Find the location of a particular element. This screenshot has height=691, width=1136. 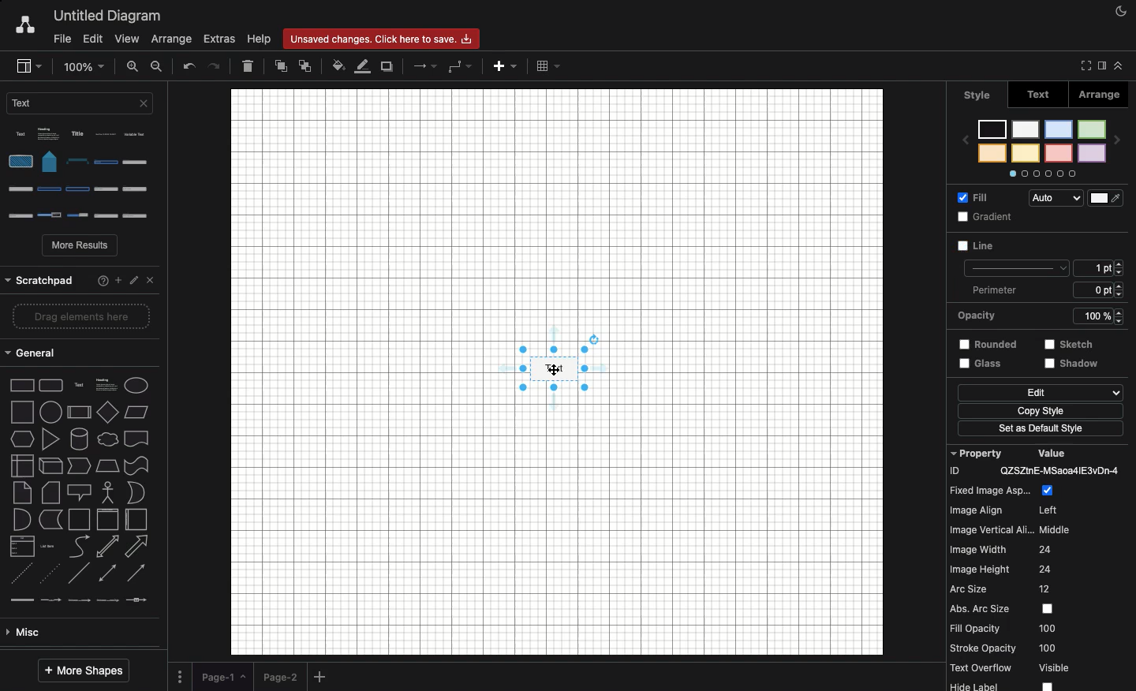

Fullscreen is located at coordinates (1083, 65).